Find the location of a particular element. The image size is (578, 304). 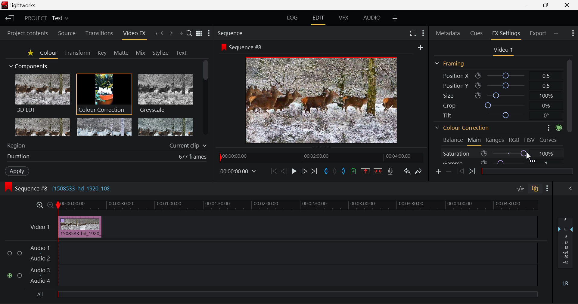

Audio Input Checkbox is located at coordinates (9, 275).